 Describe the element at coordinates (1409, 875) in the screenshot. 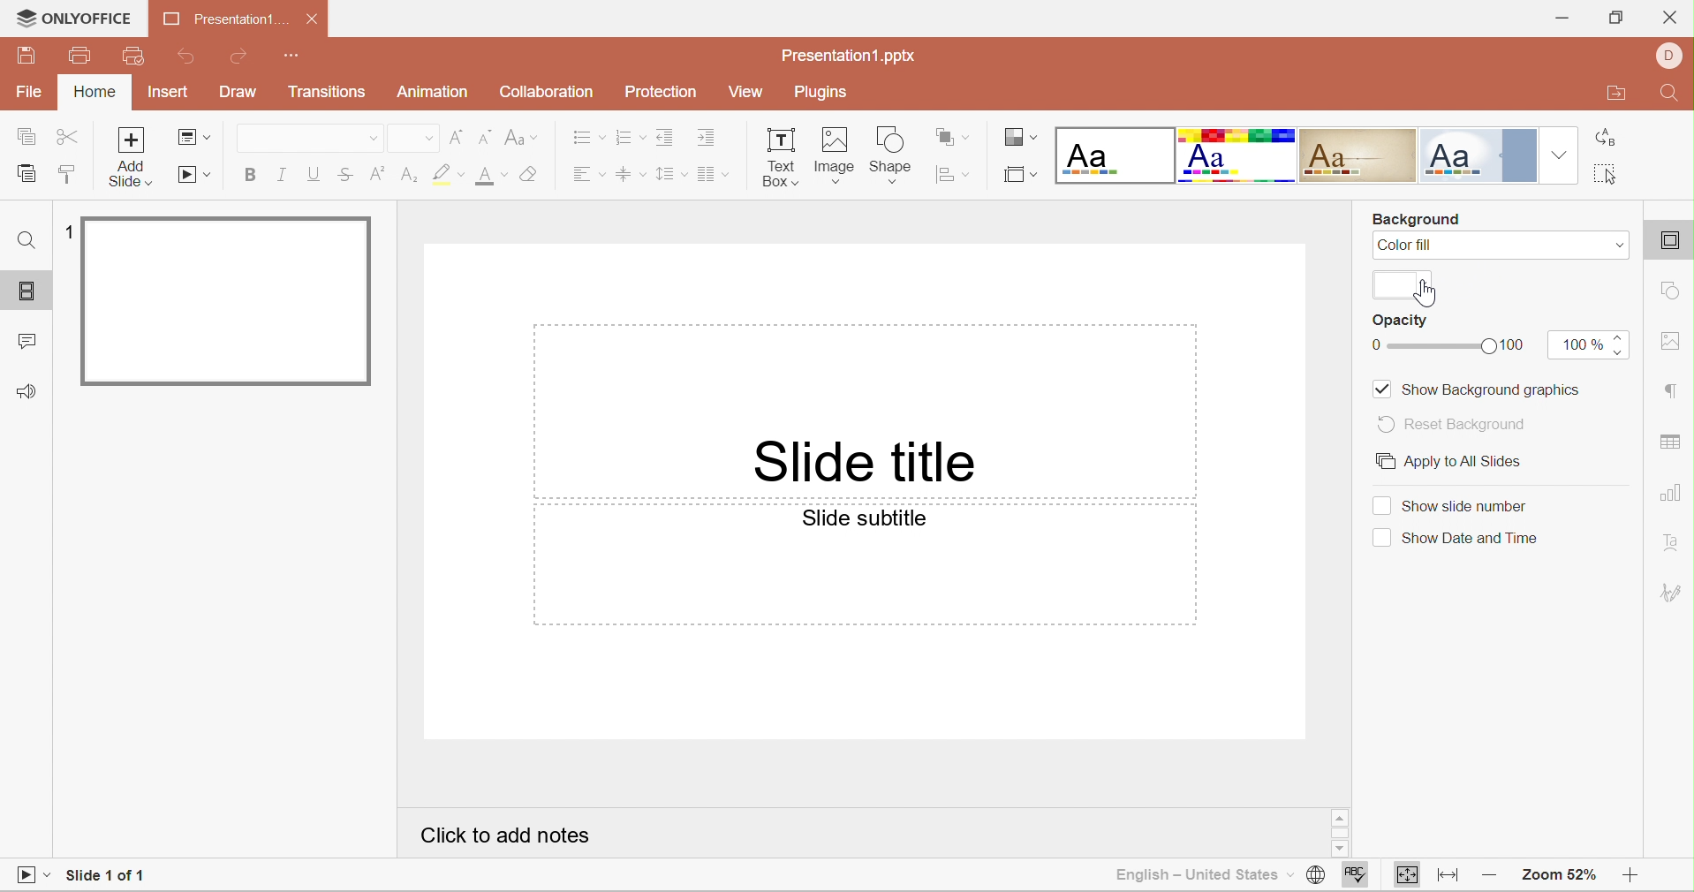

I see `Fit to slide` at that location.